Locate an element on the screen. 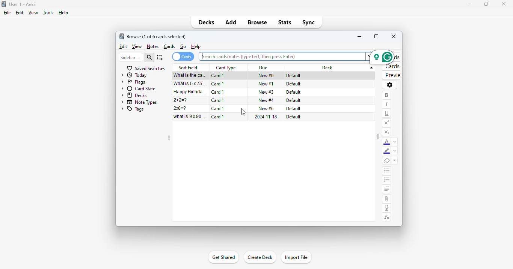 This screenshot has height=269, width=513. preview is located at coordinates (391, 75).